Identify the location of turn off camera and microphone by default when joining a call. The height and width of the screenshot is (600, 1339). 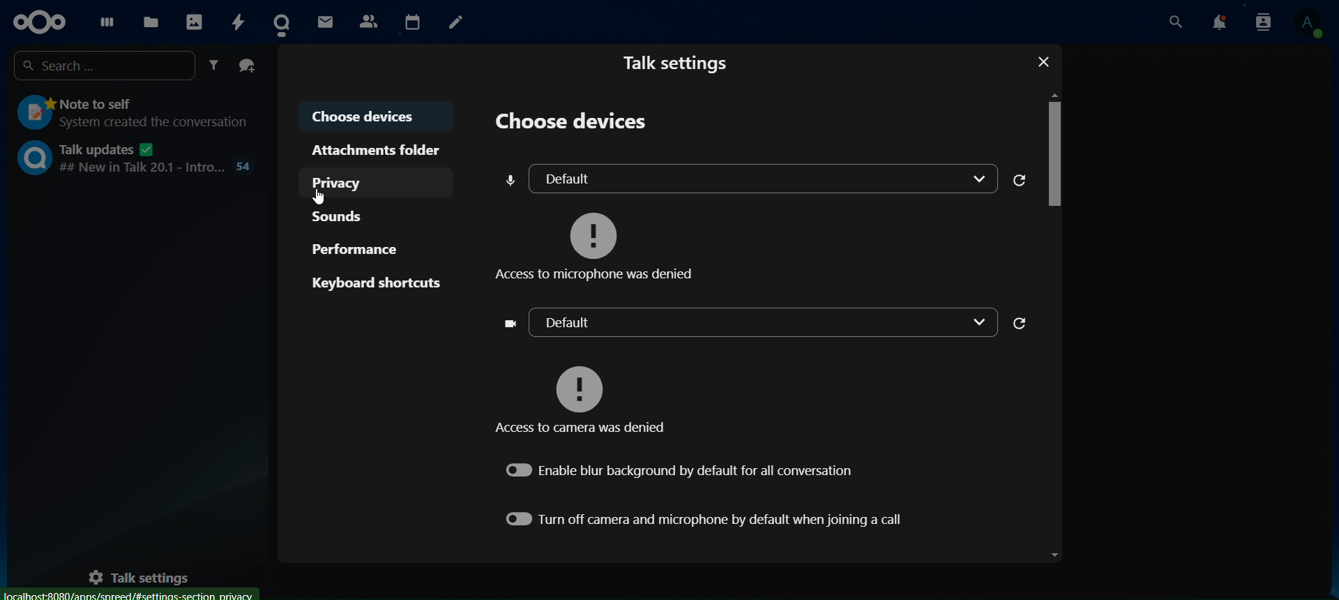
(717, 517).